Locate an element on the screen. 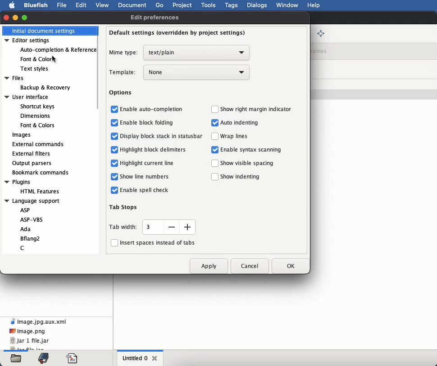  go is located at coordinates (160, 5).